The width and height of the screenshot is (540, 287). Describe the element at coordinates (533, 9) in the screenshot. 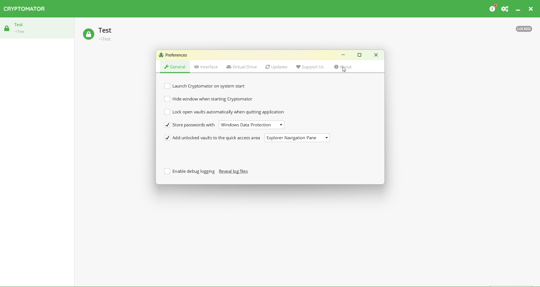

I see `Close` at that location.